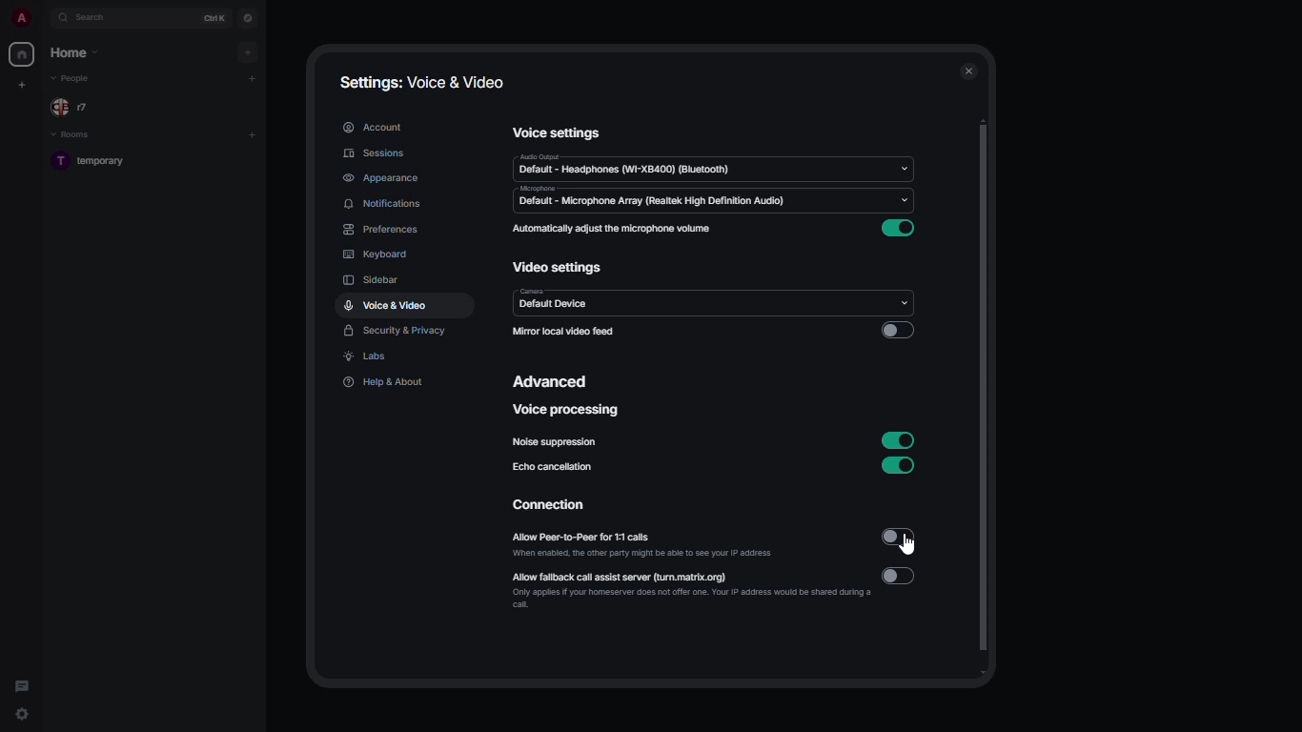 This screenshot has height=732, width=1302. What do you see at coordinates (691, 592) in the screenshot?
I see `allow fallback call assist server` at bounding box center [691, 592].